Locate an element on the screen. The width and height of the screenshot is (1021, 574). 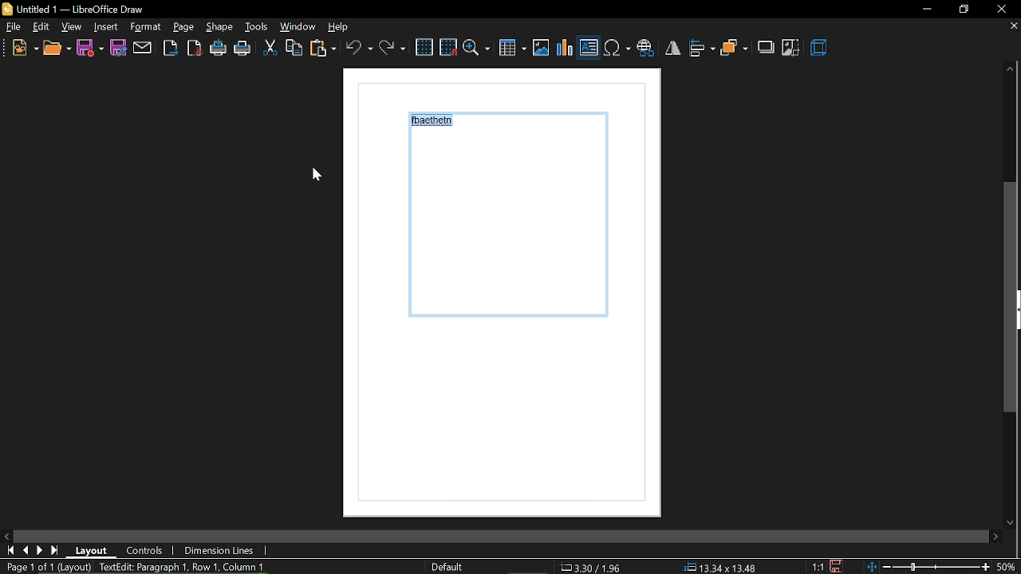
redo is located at coordinates (392, 48).